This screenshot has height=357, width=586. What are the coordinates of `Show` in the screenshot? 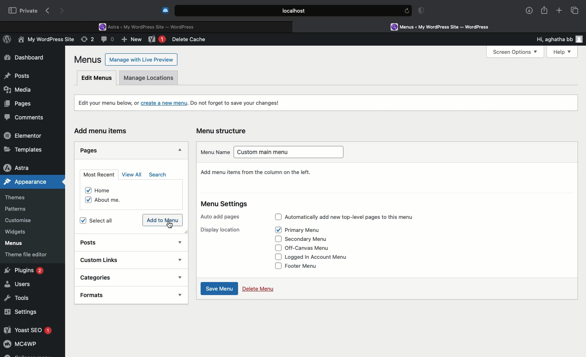 It's located at (180, 241).